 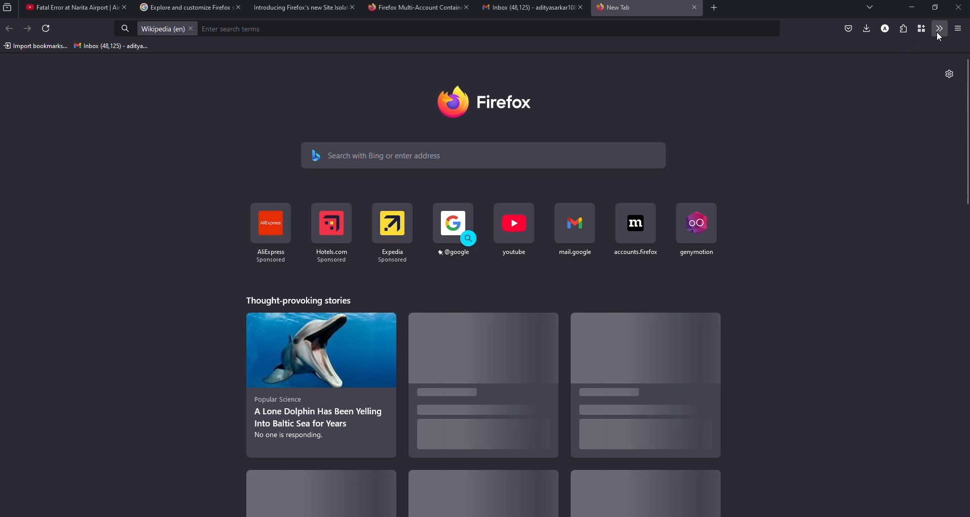 What do you see at coordinates (695, 229) in the screenshot?
I see `shortcut` at bounding box center [695, 229].